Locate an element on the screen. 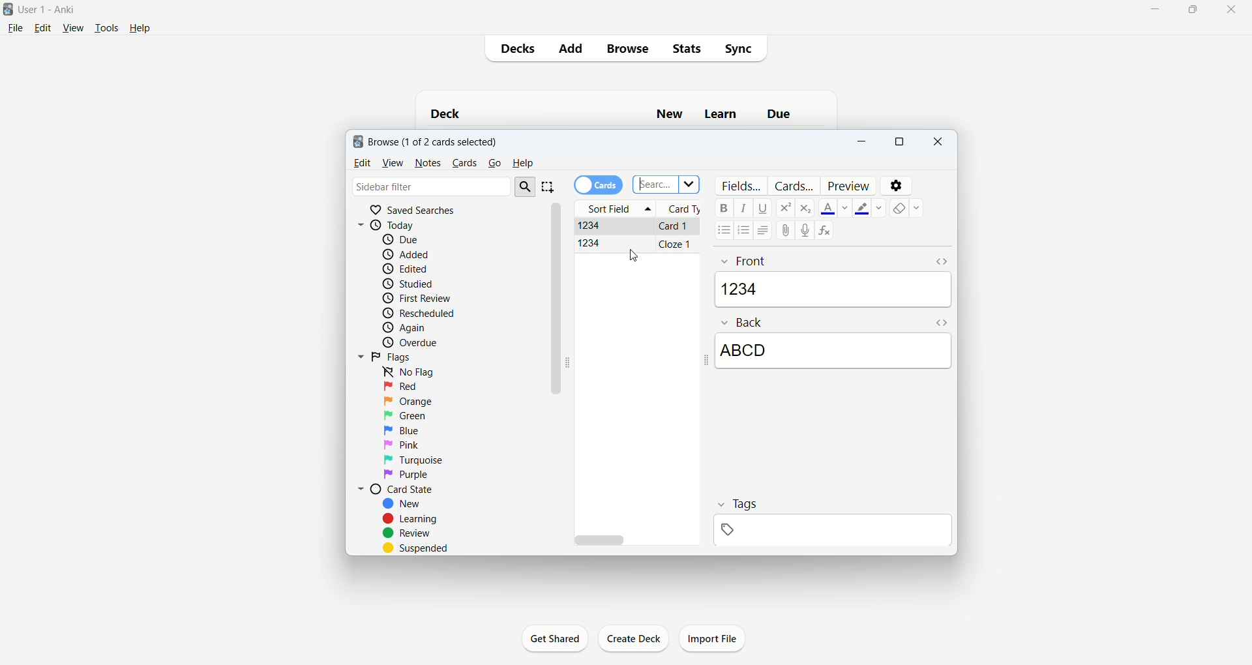 The image size is (1252, 665). go is located at coordinates (494, 163).